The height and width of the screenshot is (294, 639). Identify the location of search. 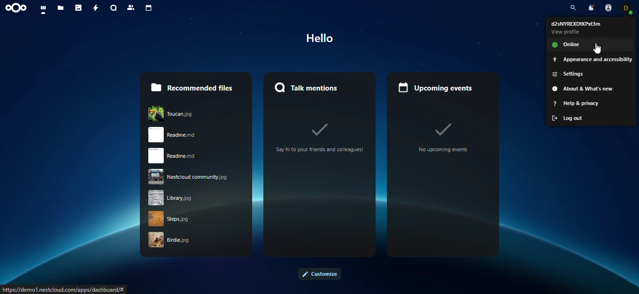
(114, 9).